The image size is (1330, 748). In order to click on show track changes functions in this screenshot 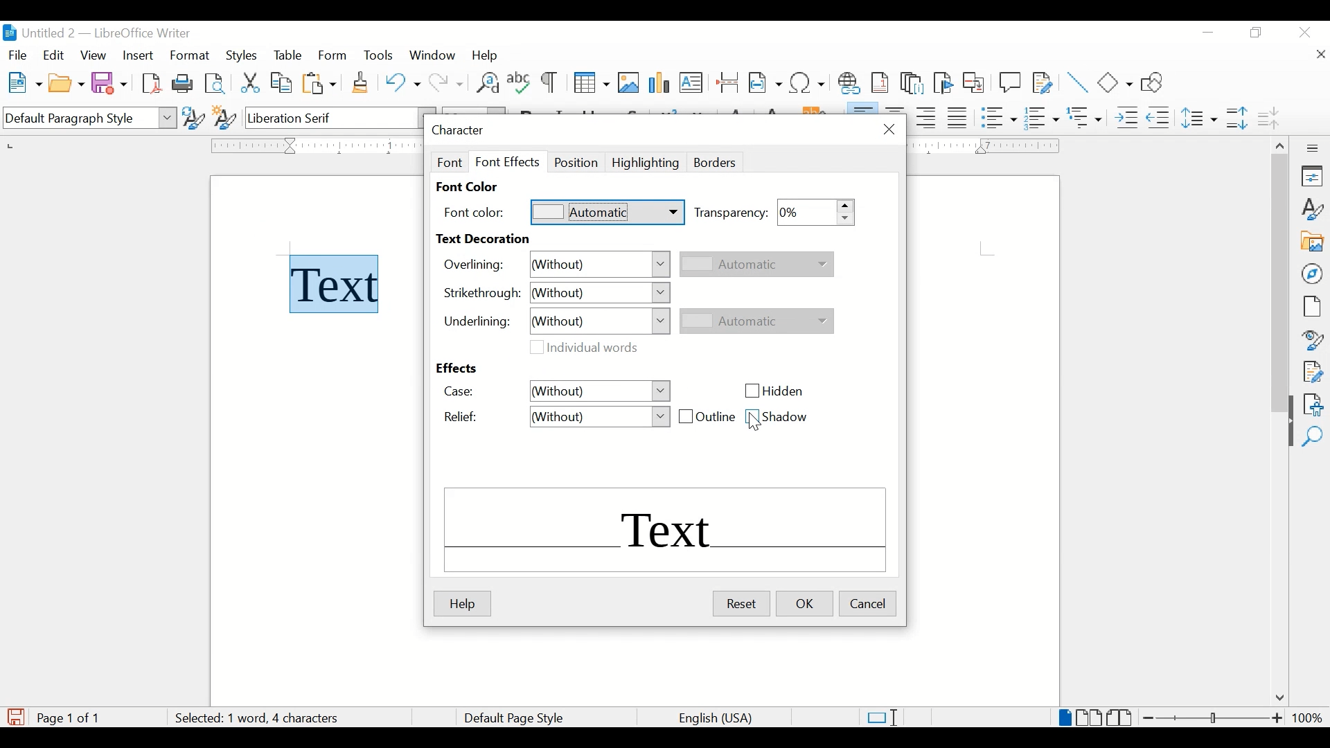, I will do `click(1043, 82)`.